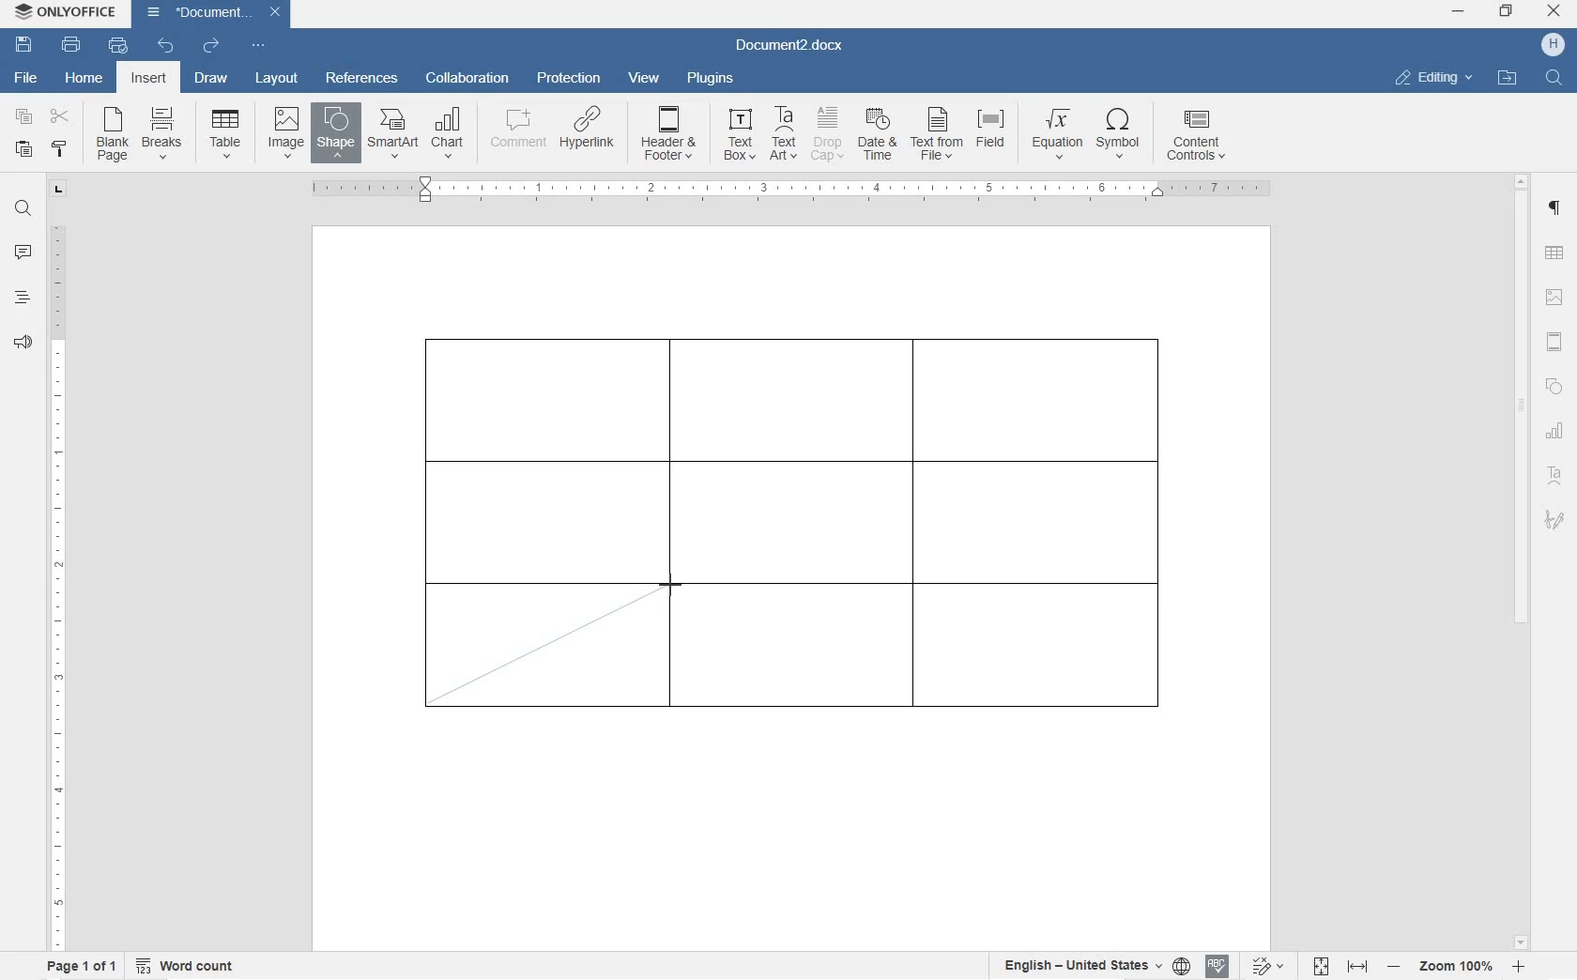 The image size is (1577, 980). Describe the element at coordinates (1557, 430) in the screenshot. I see `chart` at that location.